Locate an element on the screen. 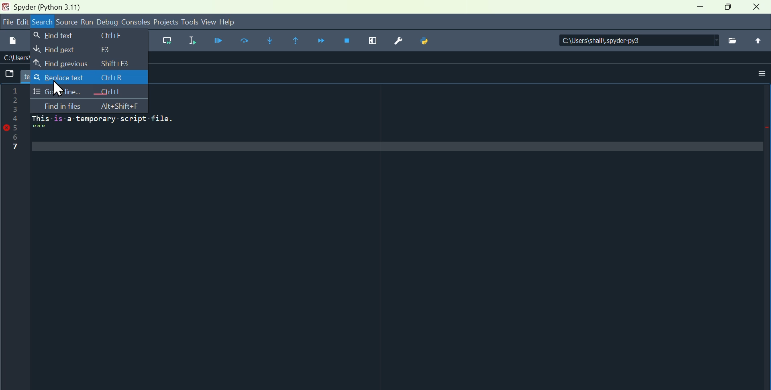 The image size is (771, 390). Stop debugging is located at coordinates (347, 43).